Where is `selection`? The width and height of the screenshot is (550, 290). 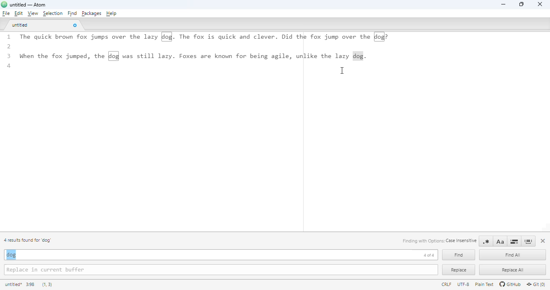 selection is located at coordinates (52, 14).